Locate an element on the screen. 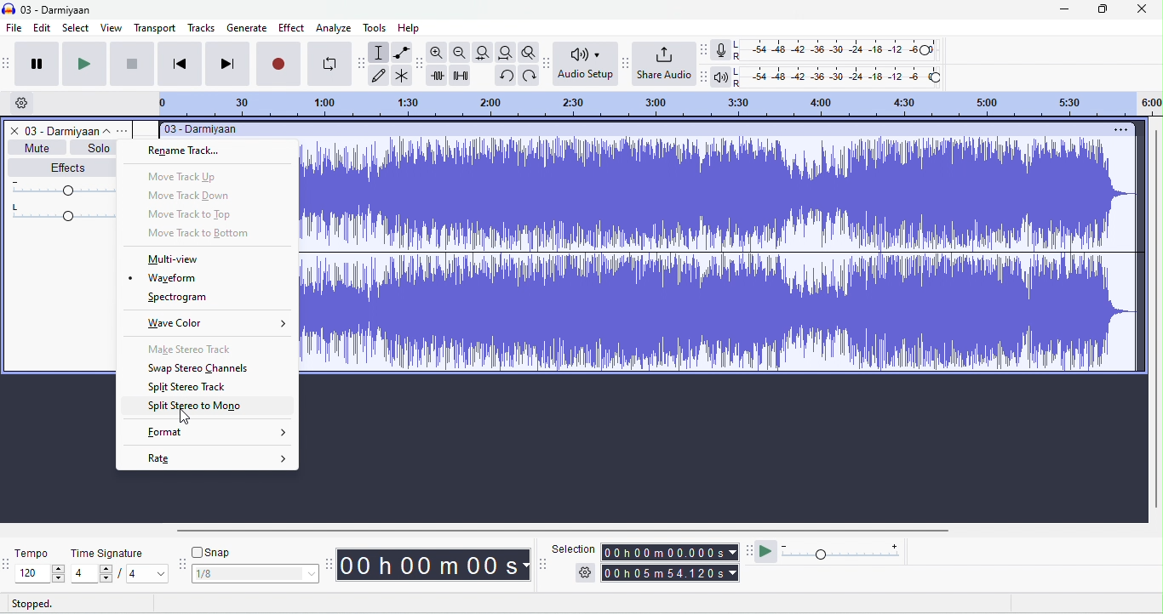 The height and width of the screenshot is (614, 1163). toggle zoom is located at coordinates (530, 53).